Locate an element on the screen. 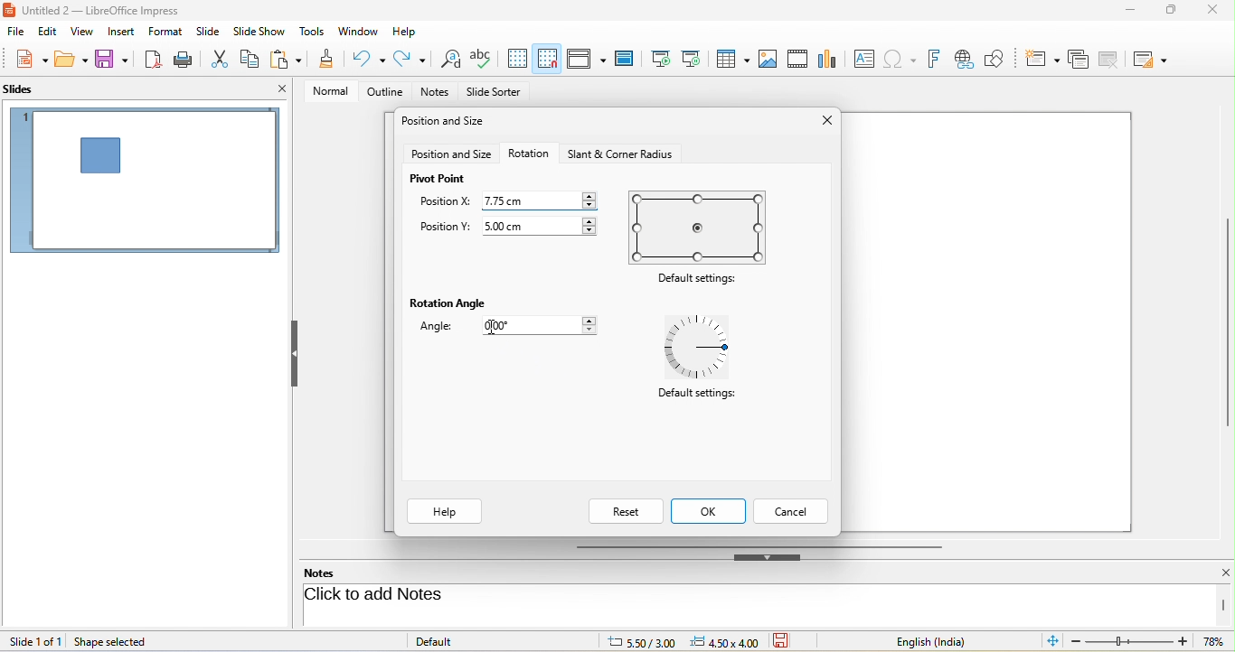  horizontal scroll bar is located at coordinates (759, 545).